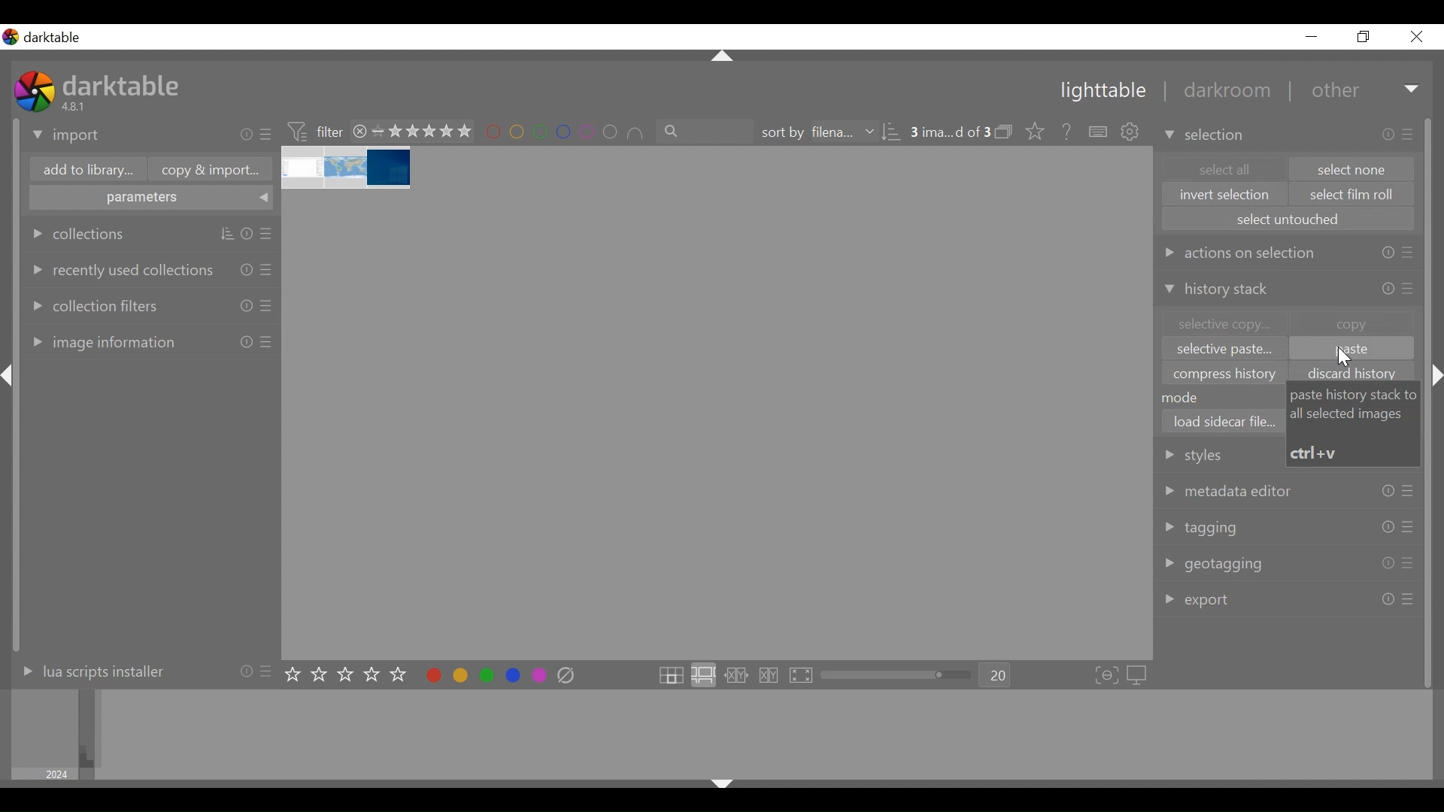  Describe the element at coordinates (1132, 133) in the screenshot. I see `show global preferences` at that location.